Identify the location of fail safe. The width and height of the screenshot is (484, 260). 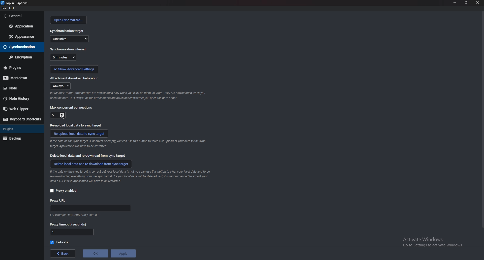
(61, 242).